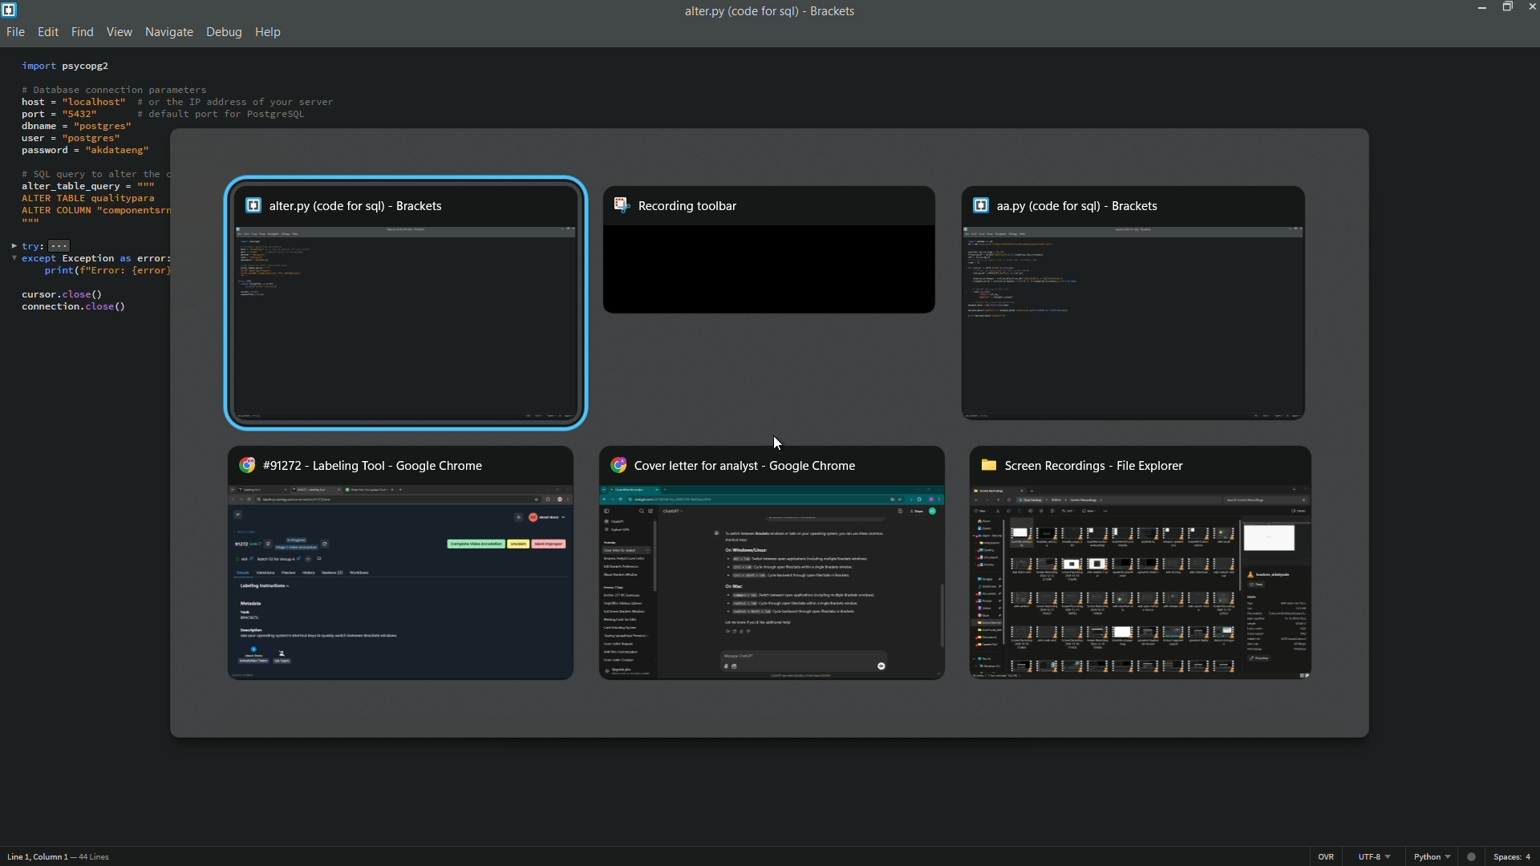  I want to click on screen recording-file explorer window, so click(1142, 565).